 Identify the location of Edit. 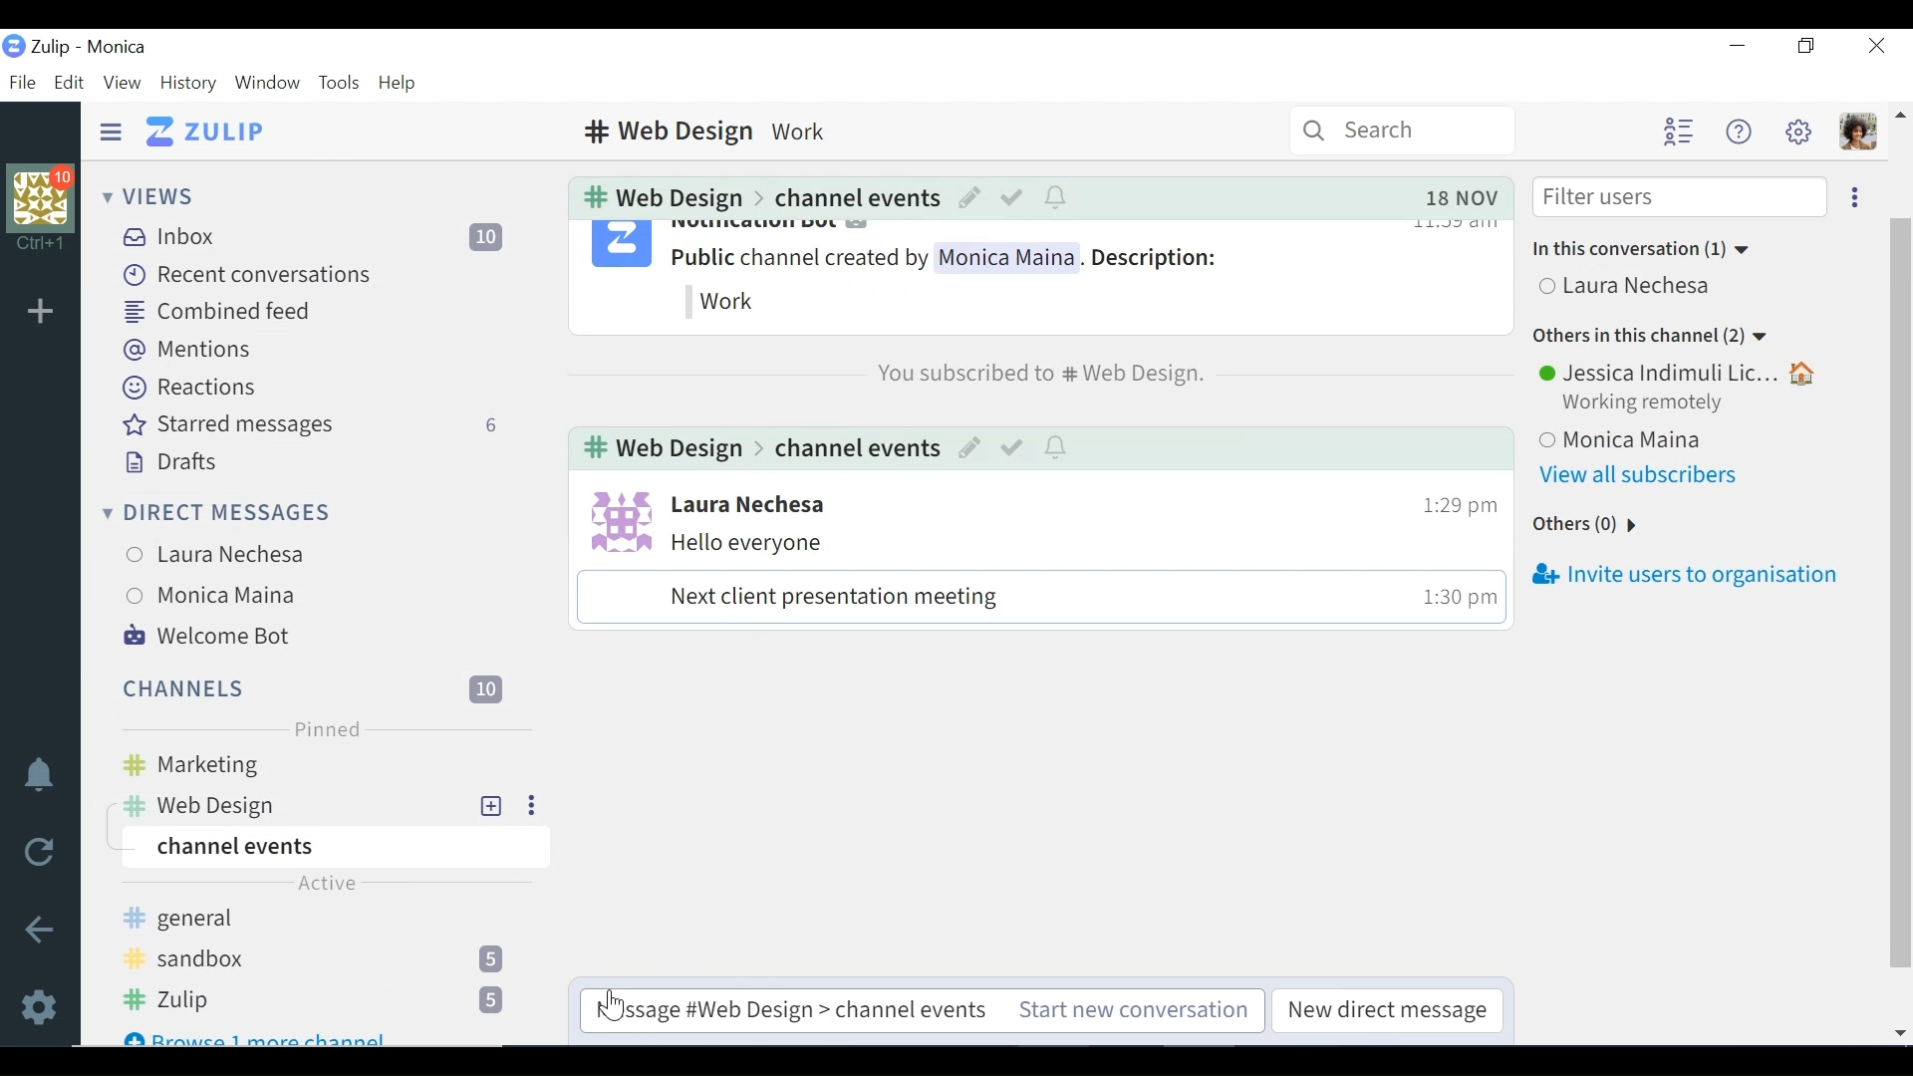
(970, 449).